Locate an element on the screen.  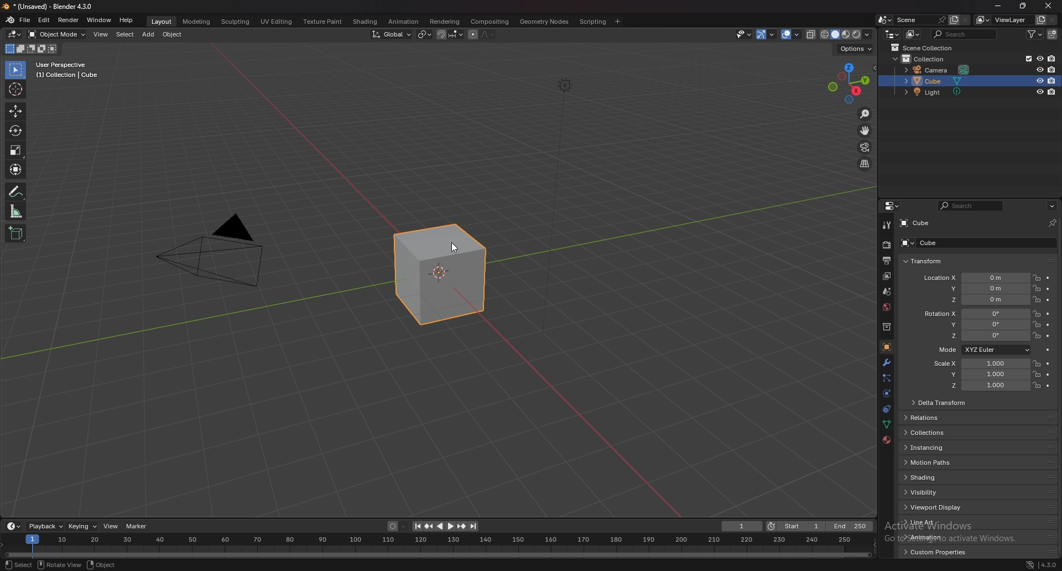
seek is located at coordinates (439, 547).